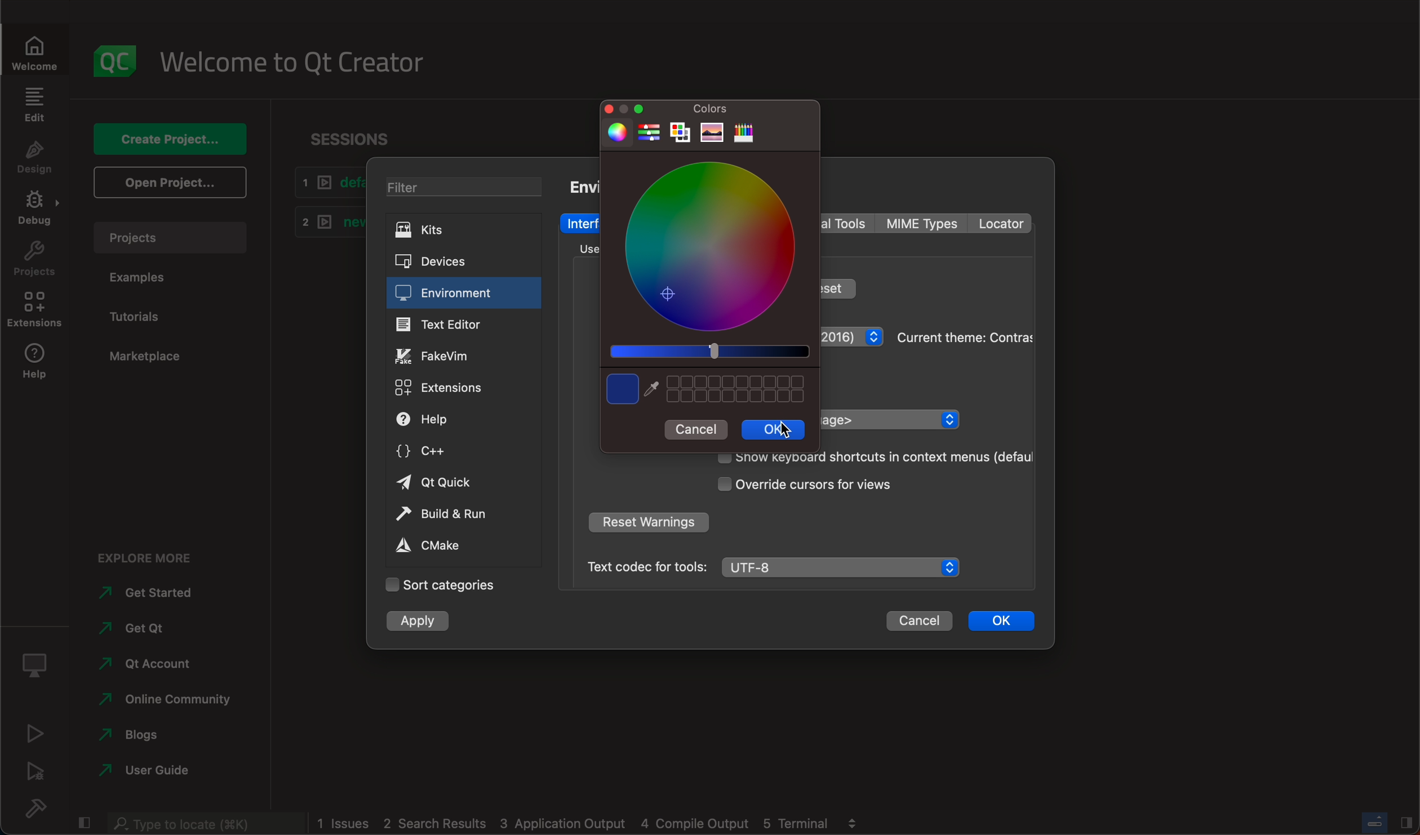 The width and height of the screenshot is (1420, 835). What do you see at coordinates (86, 821) in the screenshot?
I see `close slidebar` at bounding box center [86, 821].